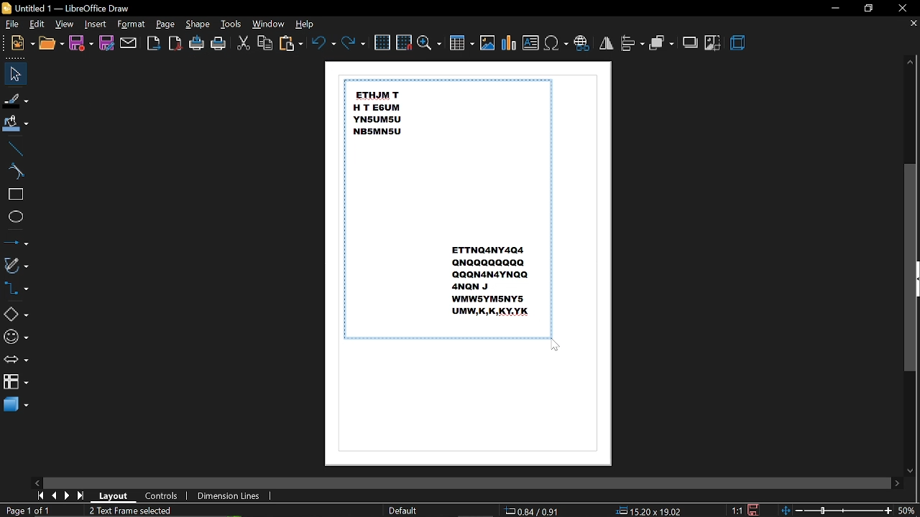 This screenshot has width=920, height=517. I want to click on paste, so click(290, 44).